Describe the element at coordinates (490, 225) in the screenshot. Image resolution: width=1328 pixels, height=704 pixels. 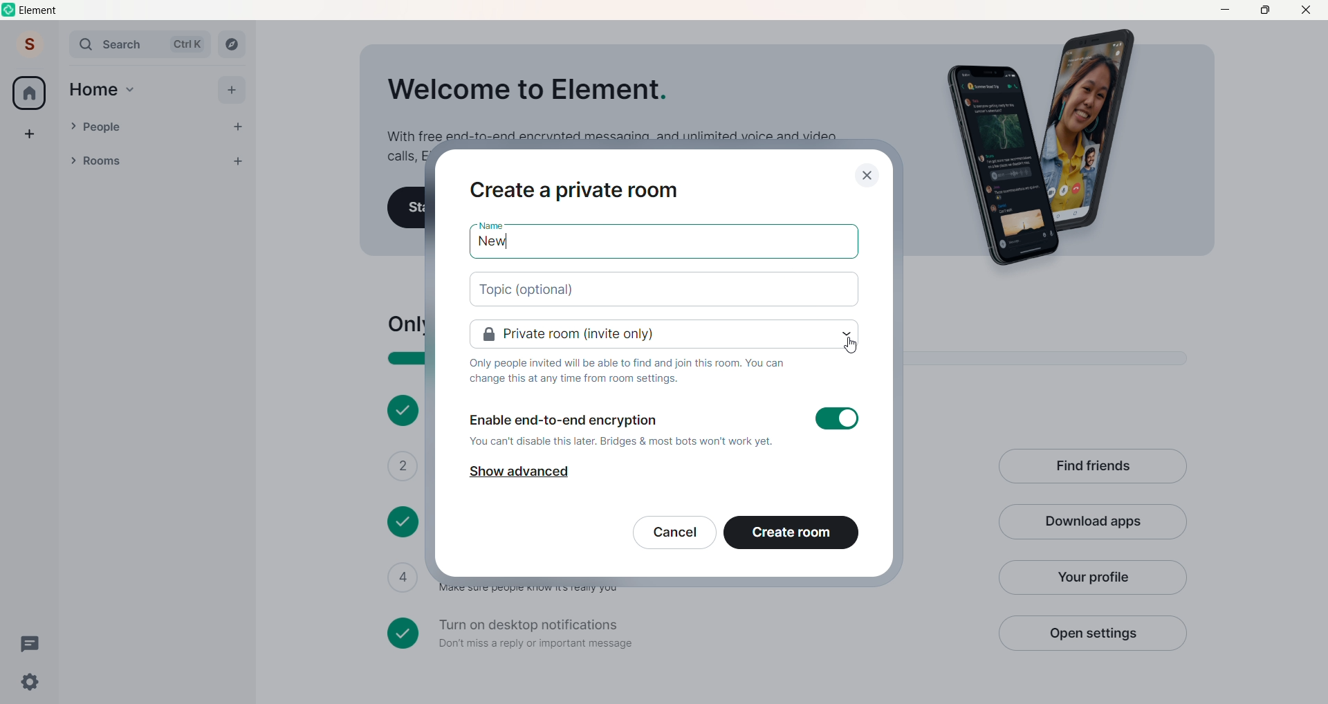
I see ` Name` at that location.